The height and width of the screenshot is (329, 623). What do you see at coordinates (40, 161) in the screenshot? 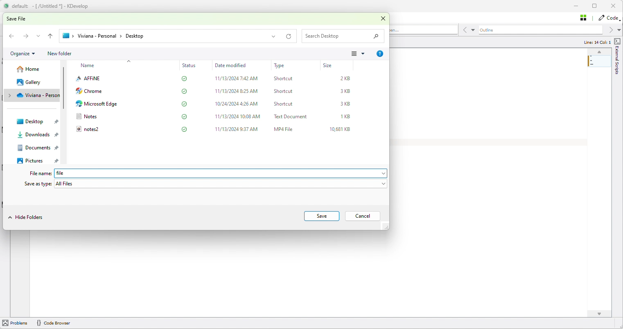
I see `Pictures` at bounding box center [40, 161].